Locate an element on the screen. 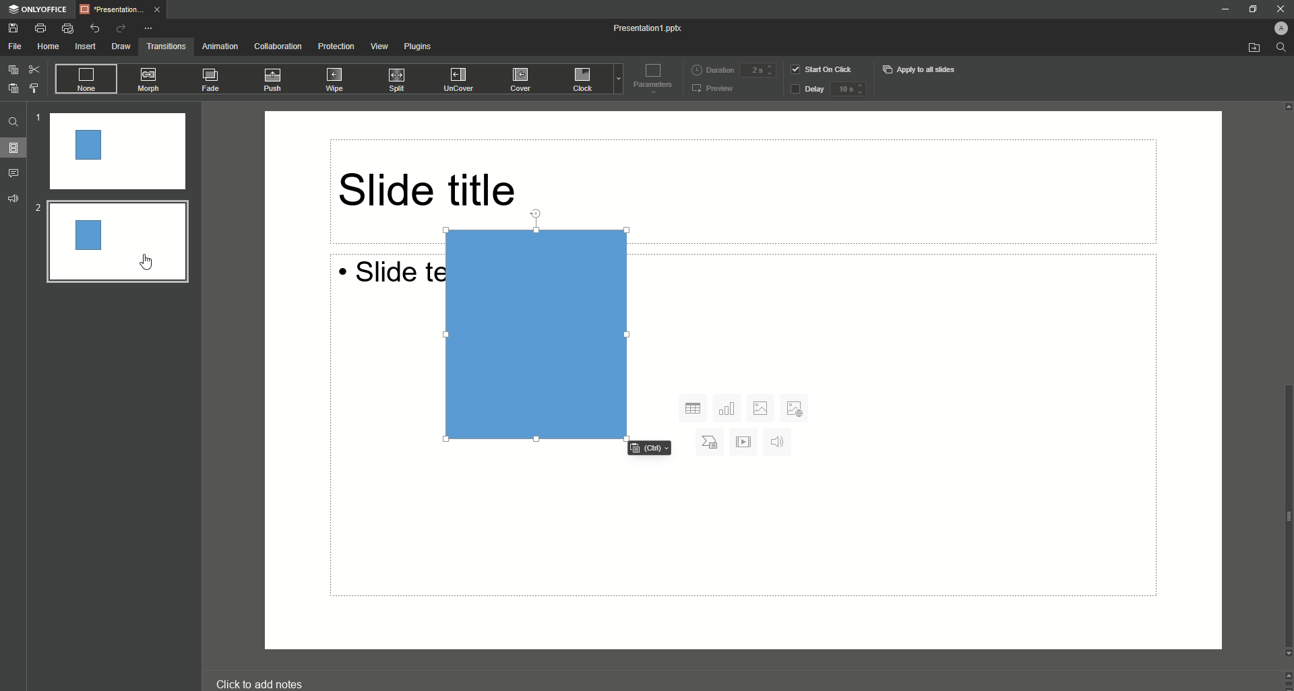  Cltr is located at coordinates (650, 448).